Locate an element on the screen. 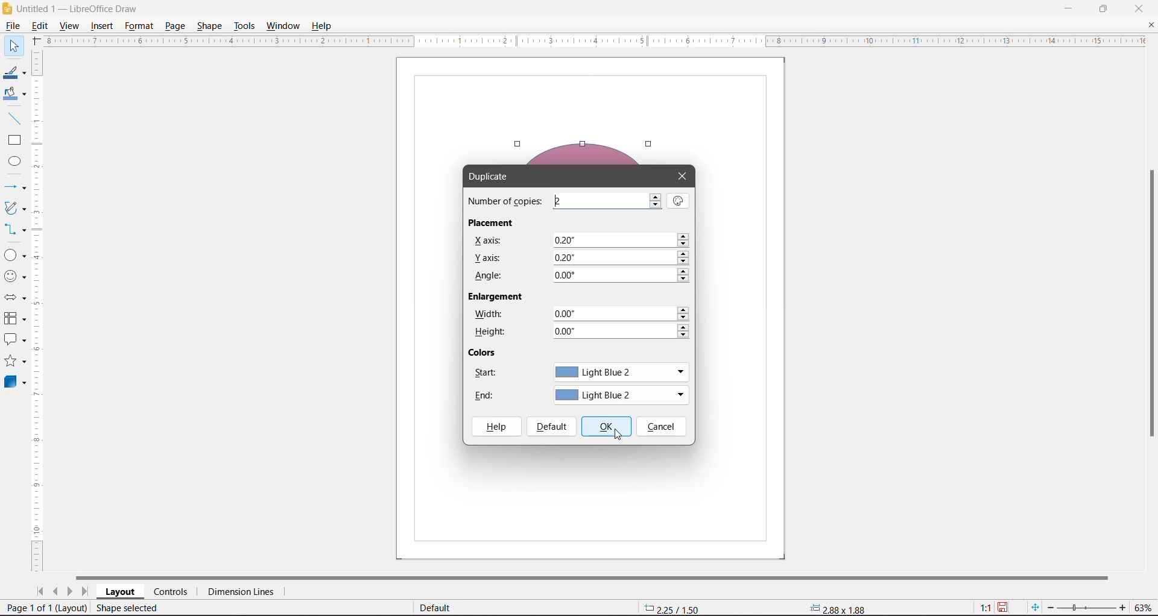  Fill Color is located at coordinates (14, 95).